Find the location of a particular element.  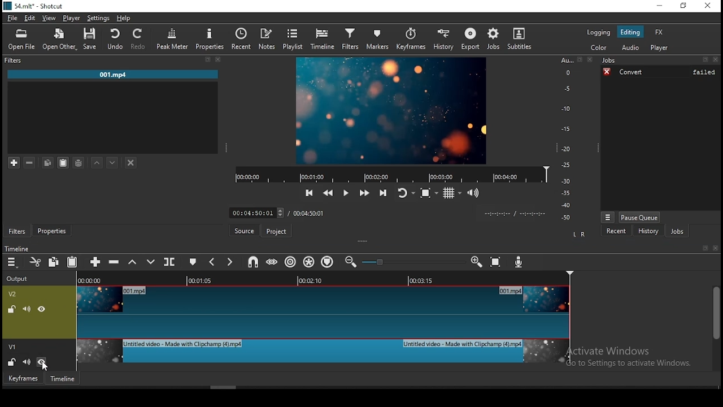

video track v1 is located at coordinates (323, 356).